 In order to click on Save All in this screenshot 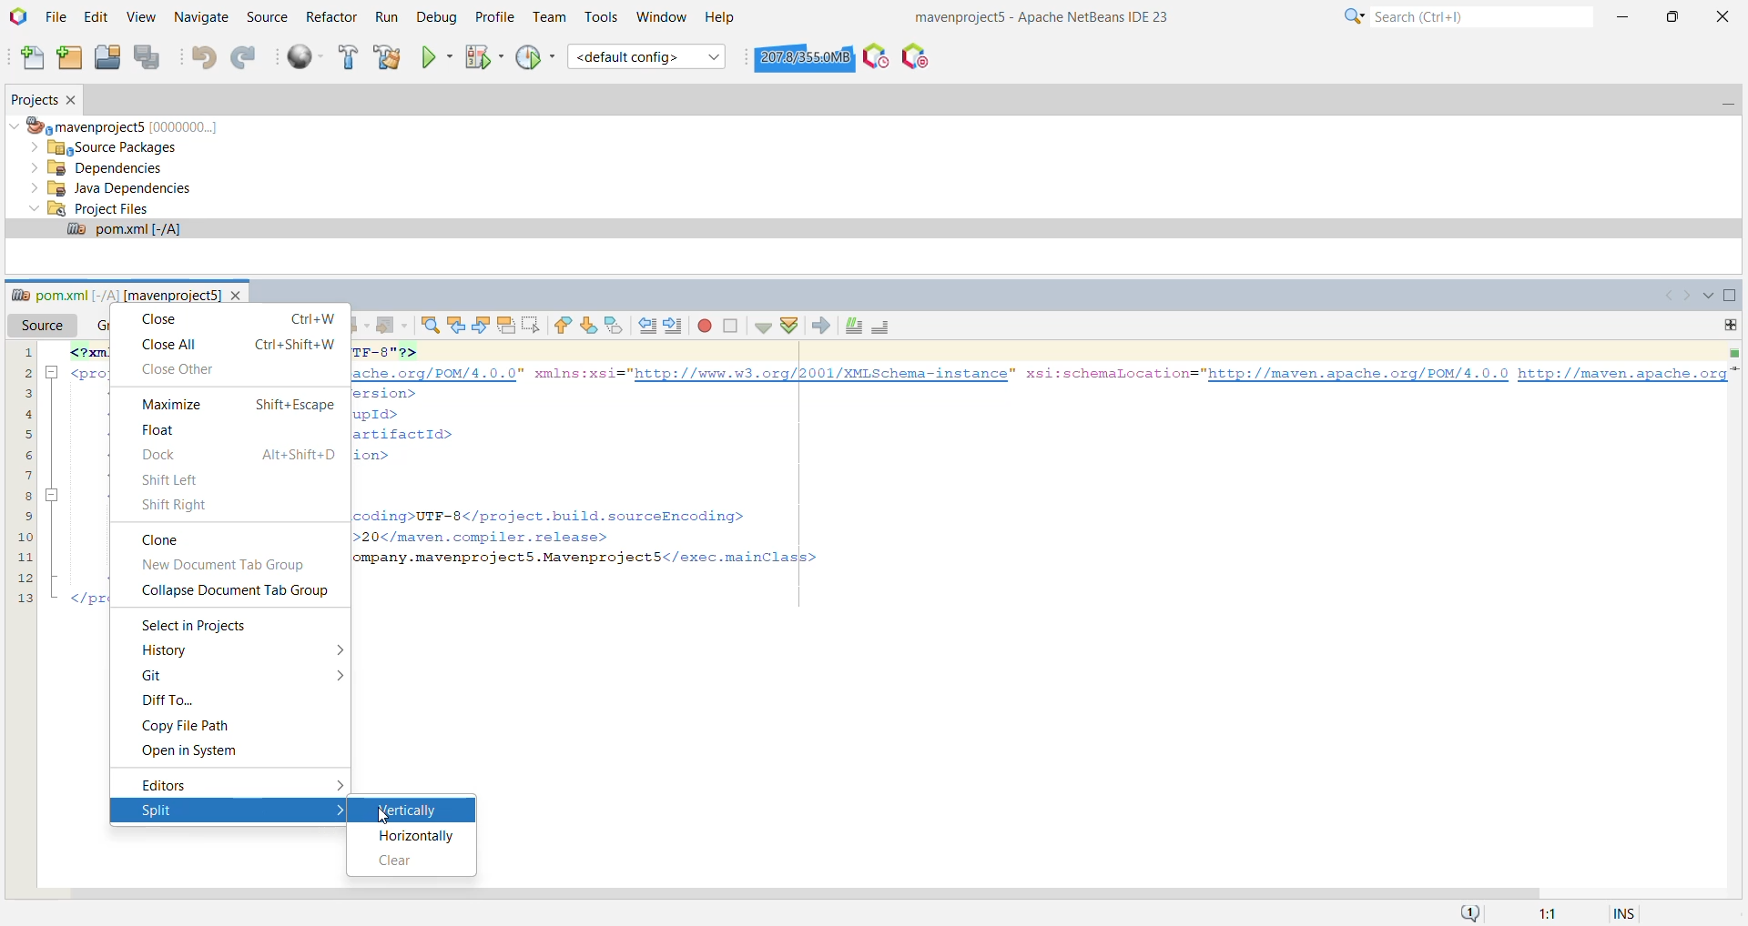, I will do `click(150, 58)`.